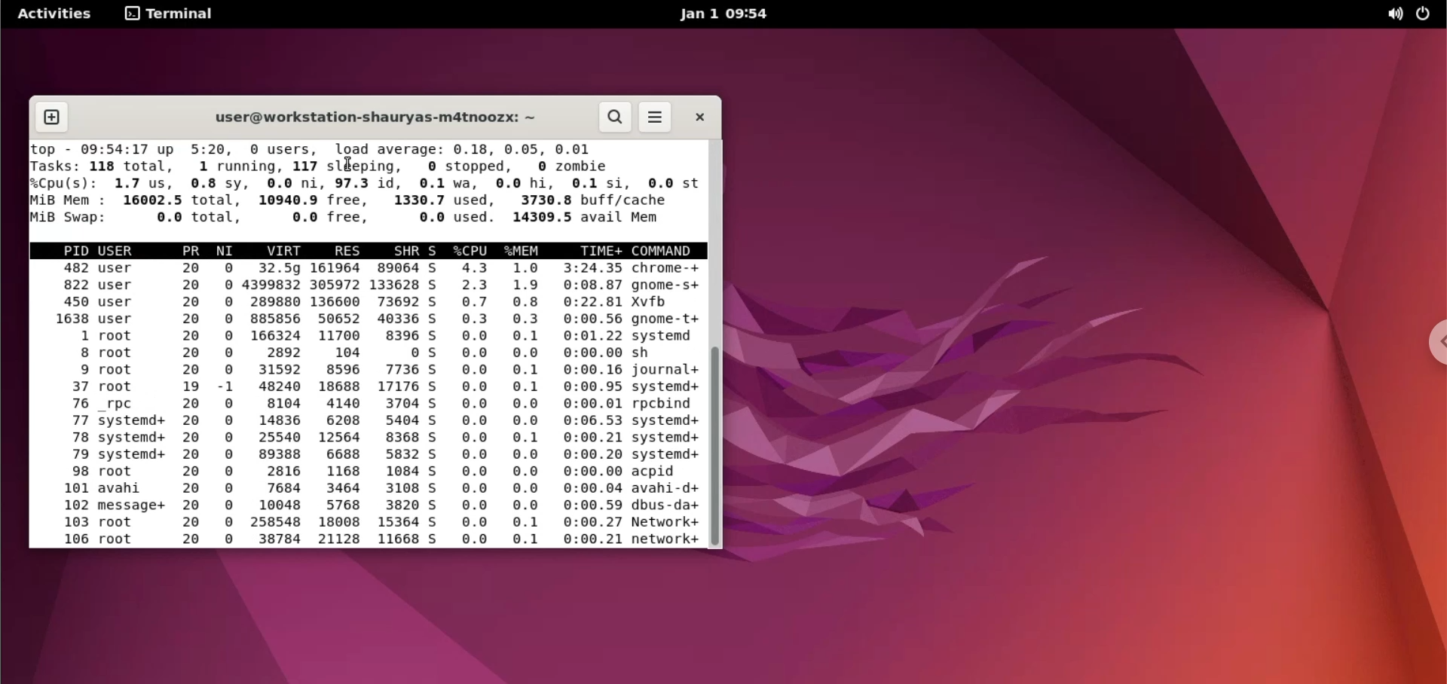  I want to click on Jan 1 09:54, so click(727, 14).